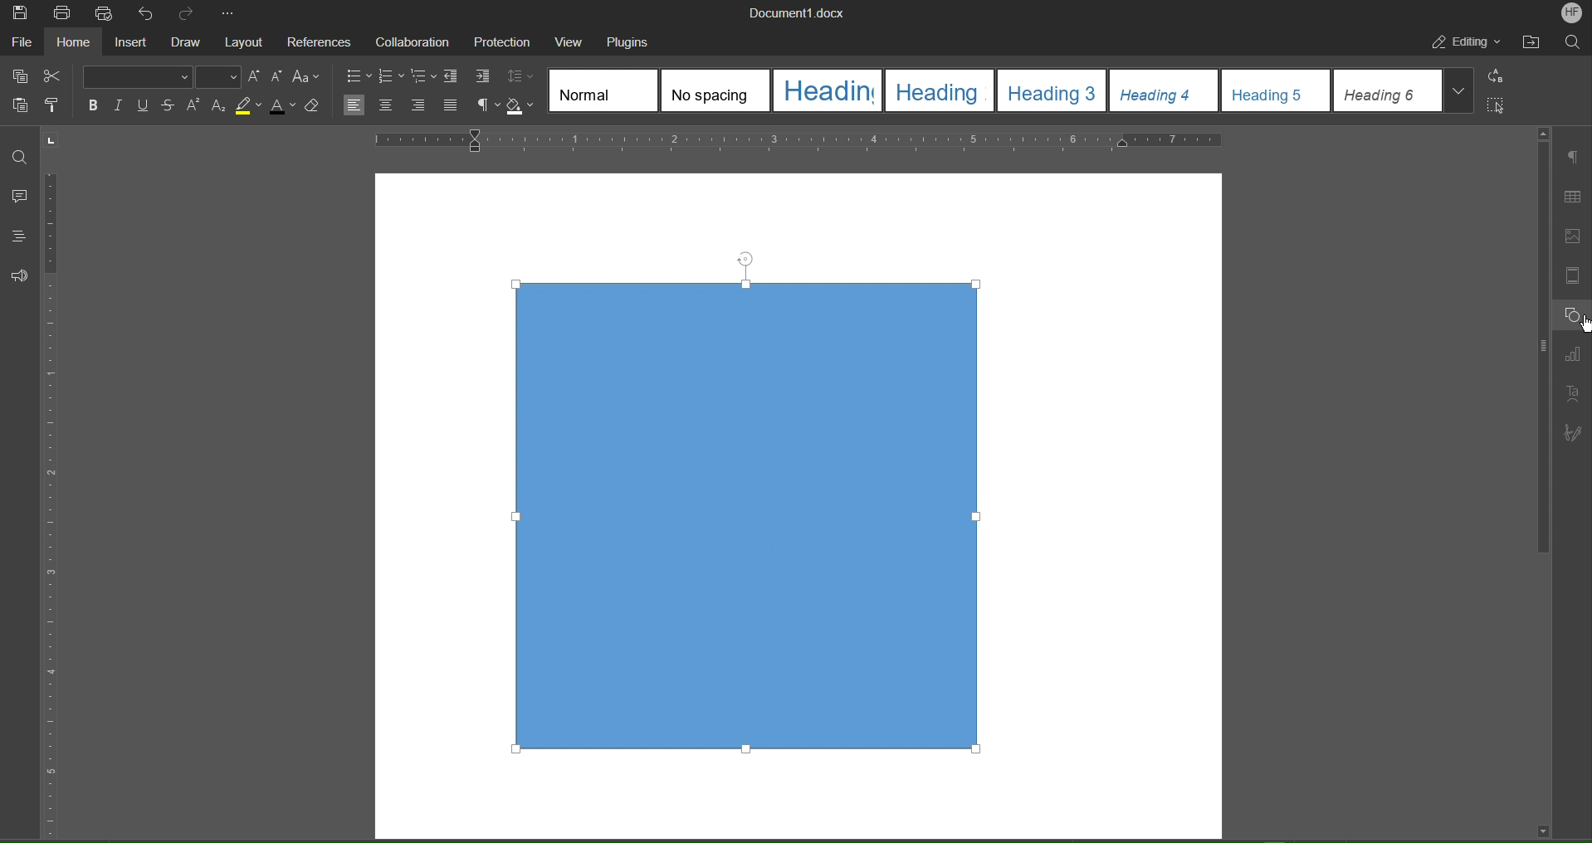 This screenshot has width=1592, height=843. I want to click on Bold, so click(93, 105).